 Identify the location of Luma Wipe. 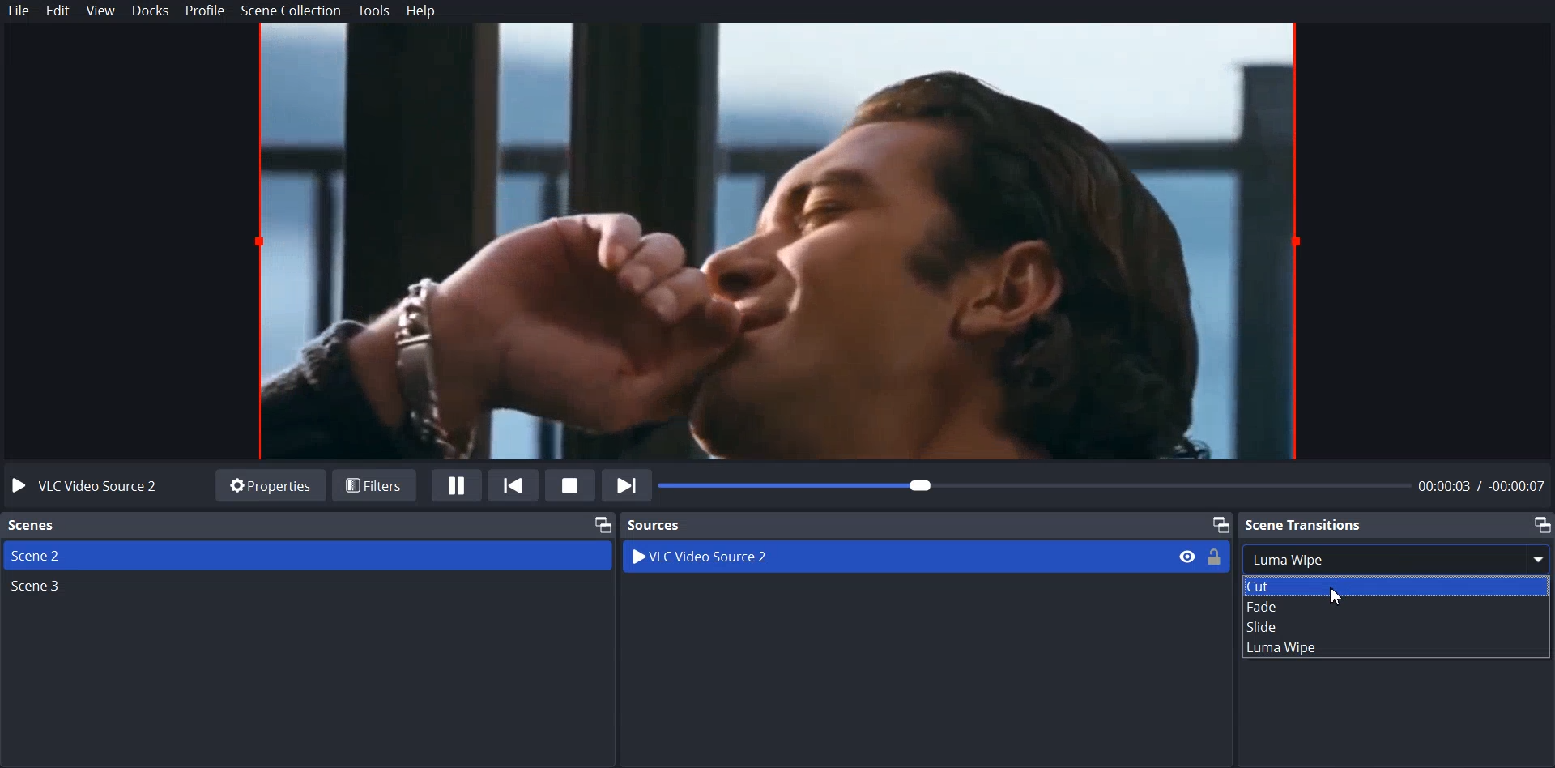
(1394, 648).